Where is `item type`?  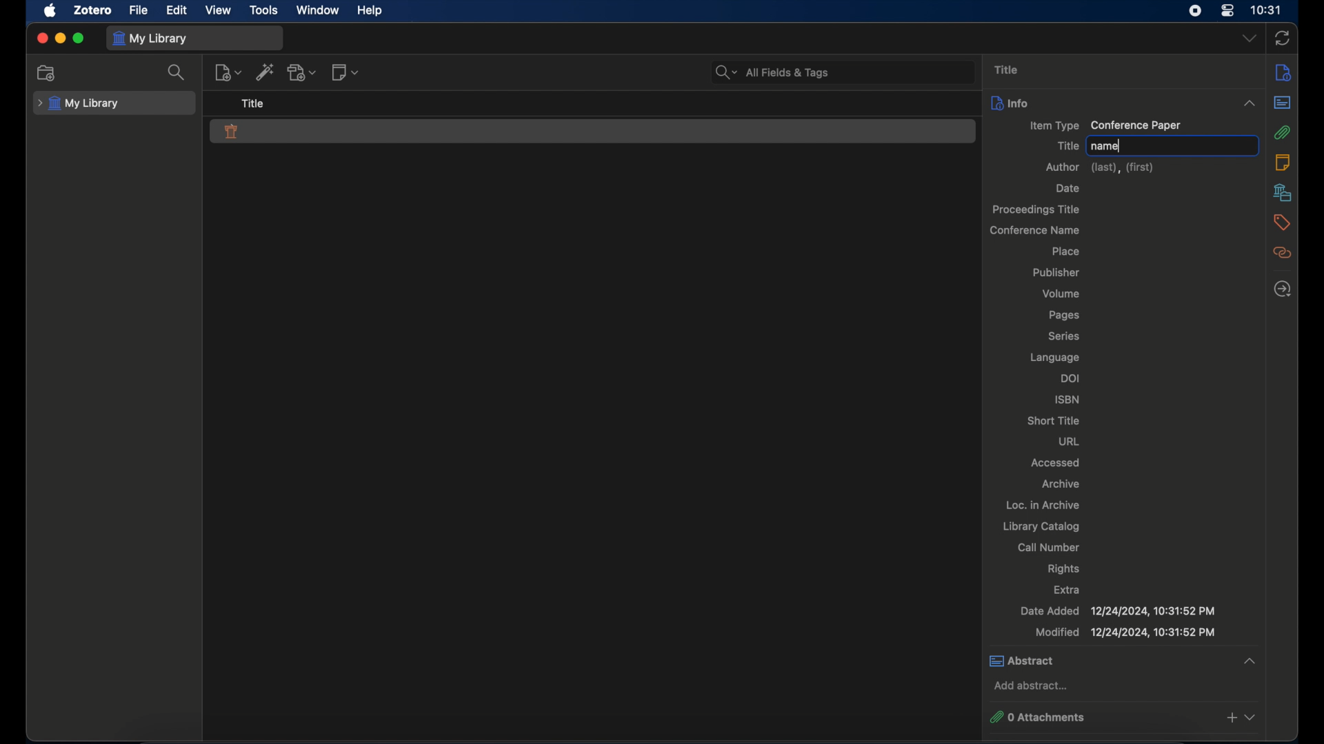
item type is located at coordinates (1105, 126).